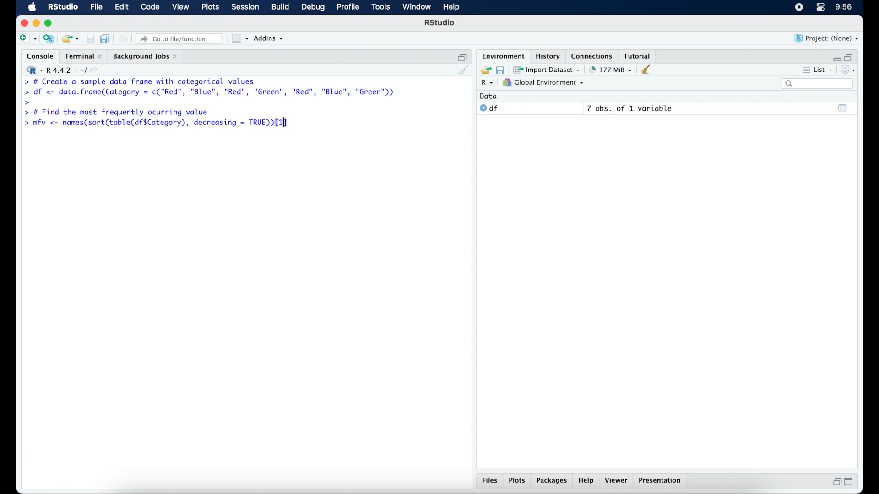  What do you see at coordinates (461, 55) in the screenshot?
I see `restore down` at bounding box center [461, 55].